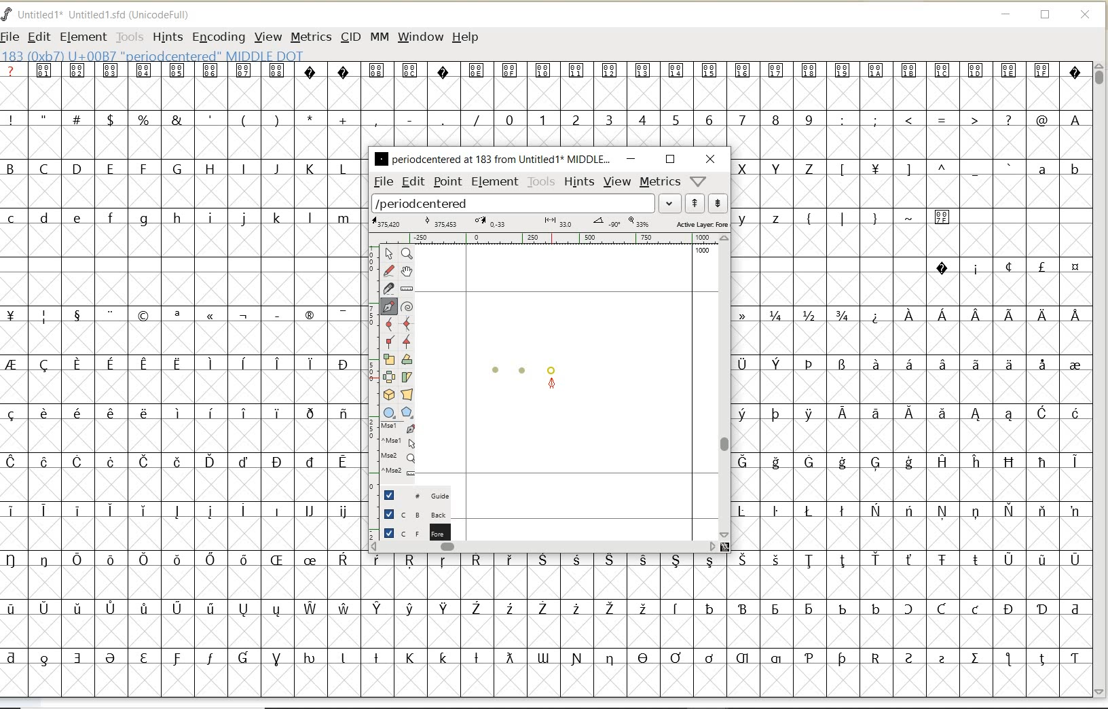 Image resolution: width=1108 pixels, height=709 pixels. Describe the element at coordinates (389, 306) in the screenshot. I see `add a point, then drag out its control points` at that location.